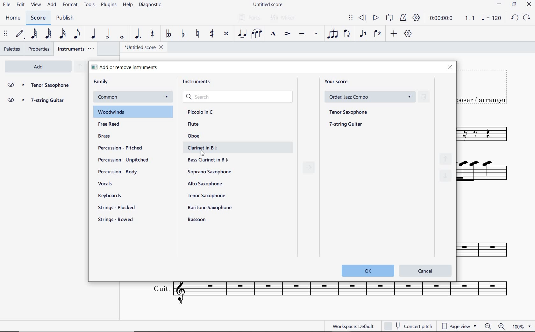  Describe the element at coordinates (109, 5) in the screenshot. I see `PLUGINS` at that location.